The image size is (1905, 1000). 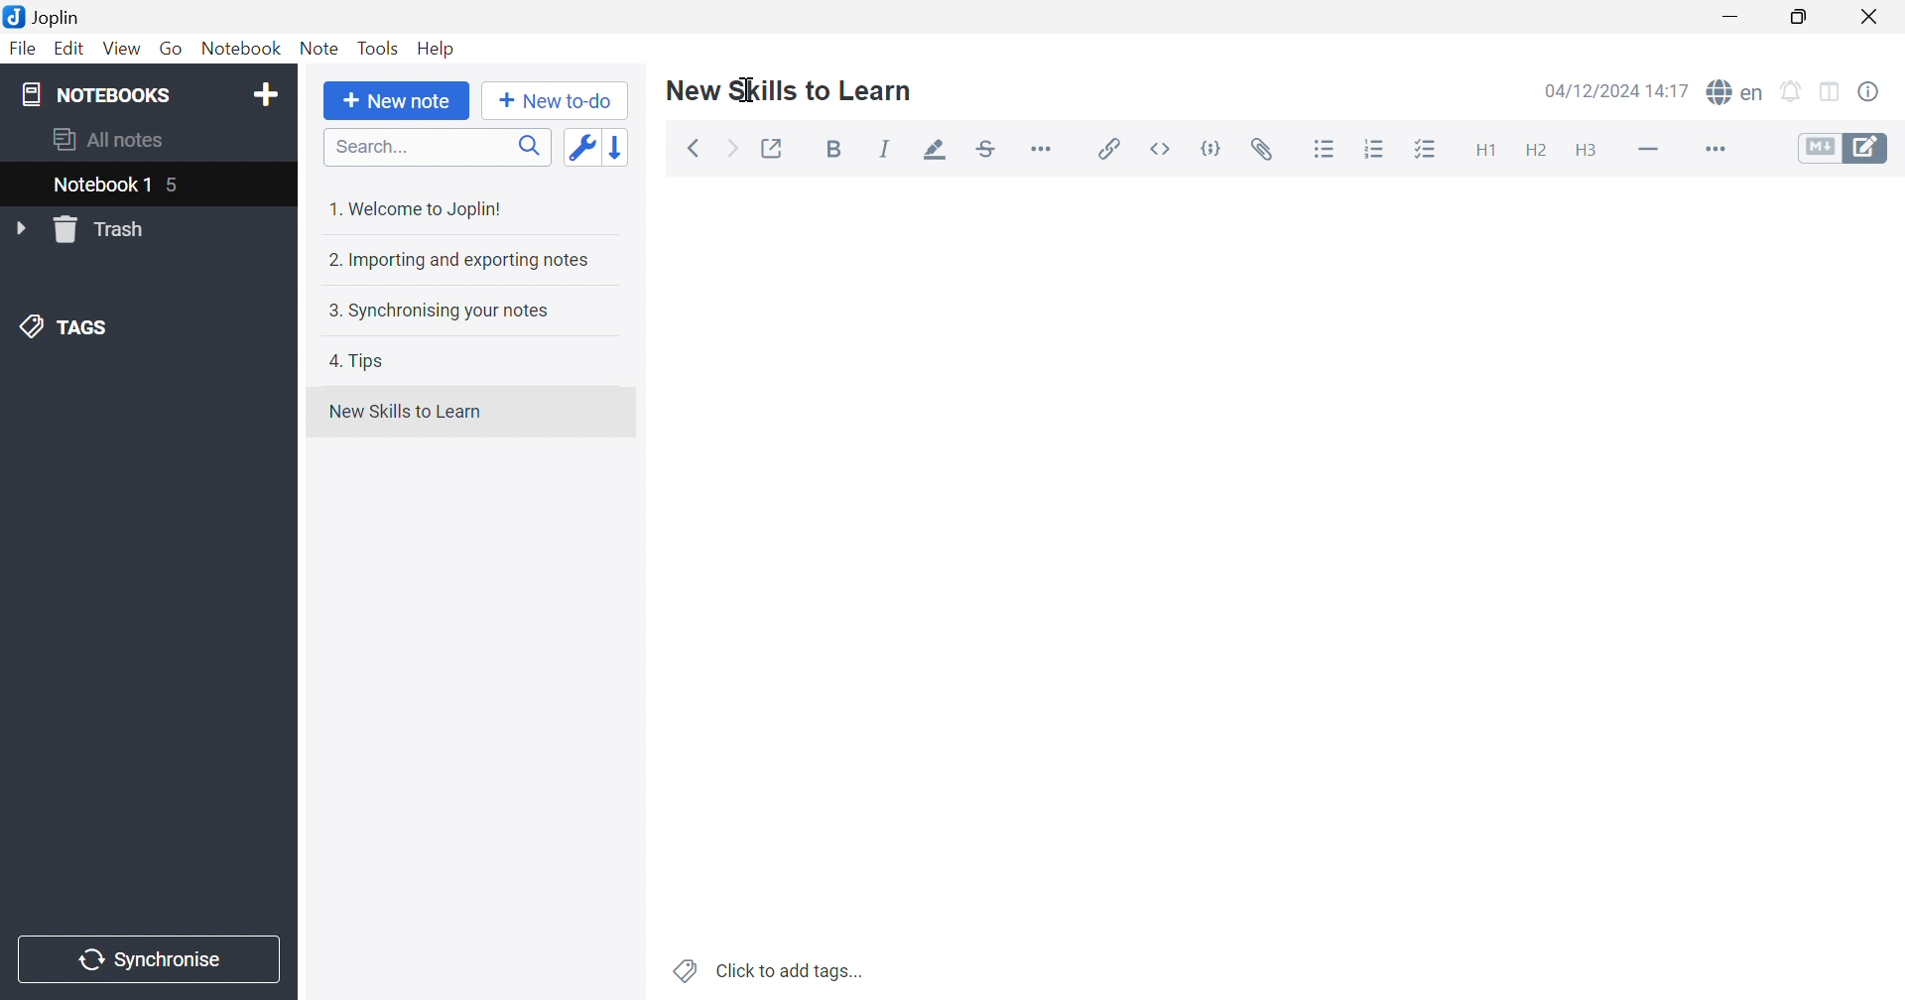 What do you see at coordinates (580, 146) in the screenshot?
I see `Toggle sort order field: custom order -> updated date` at bounding box center [580, 146].